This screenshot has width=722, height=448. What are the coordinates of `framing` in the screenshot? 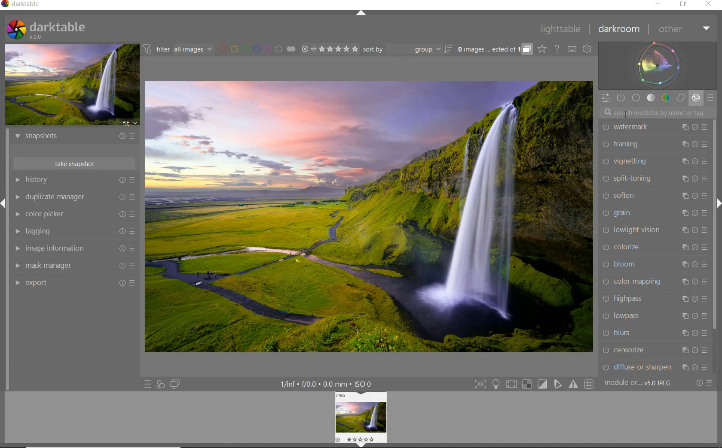 It's located at (655, 145).